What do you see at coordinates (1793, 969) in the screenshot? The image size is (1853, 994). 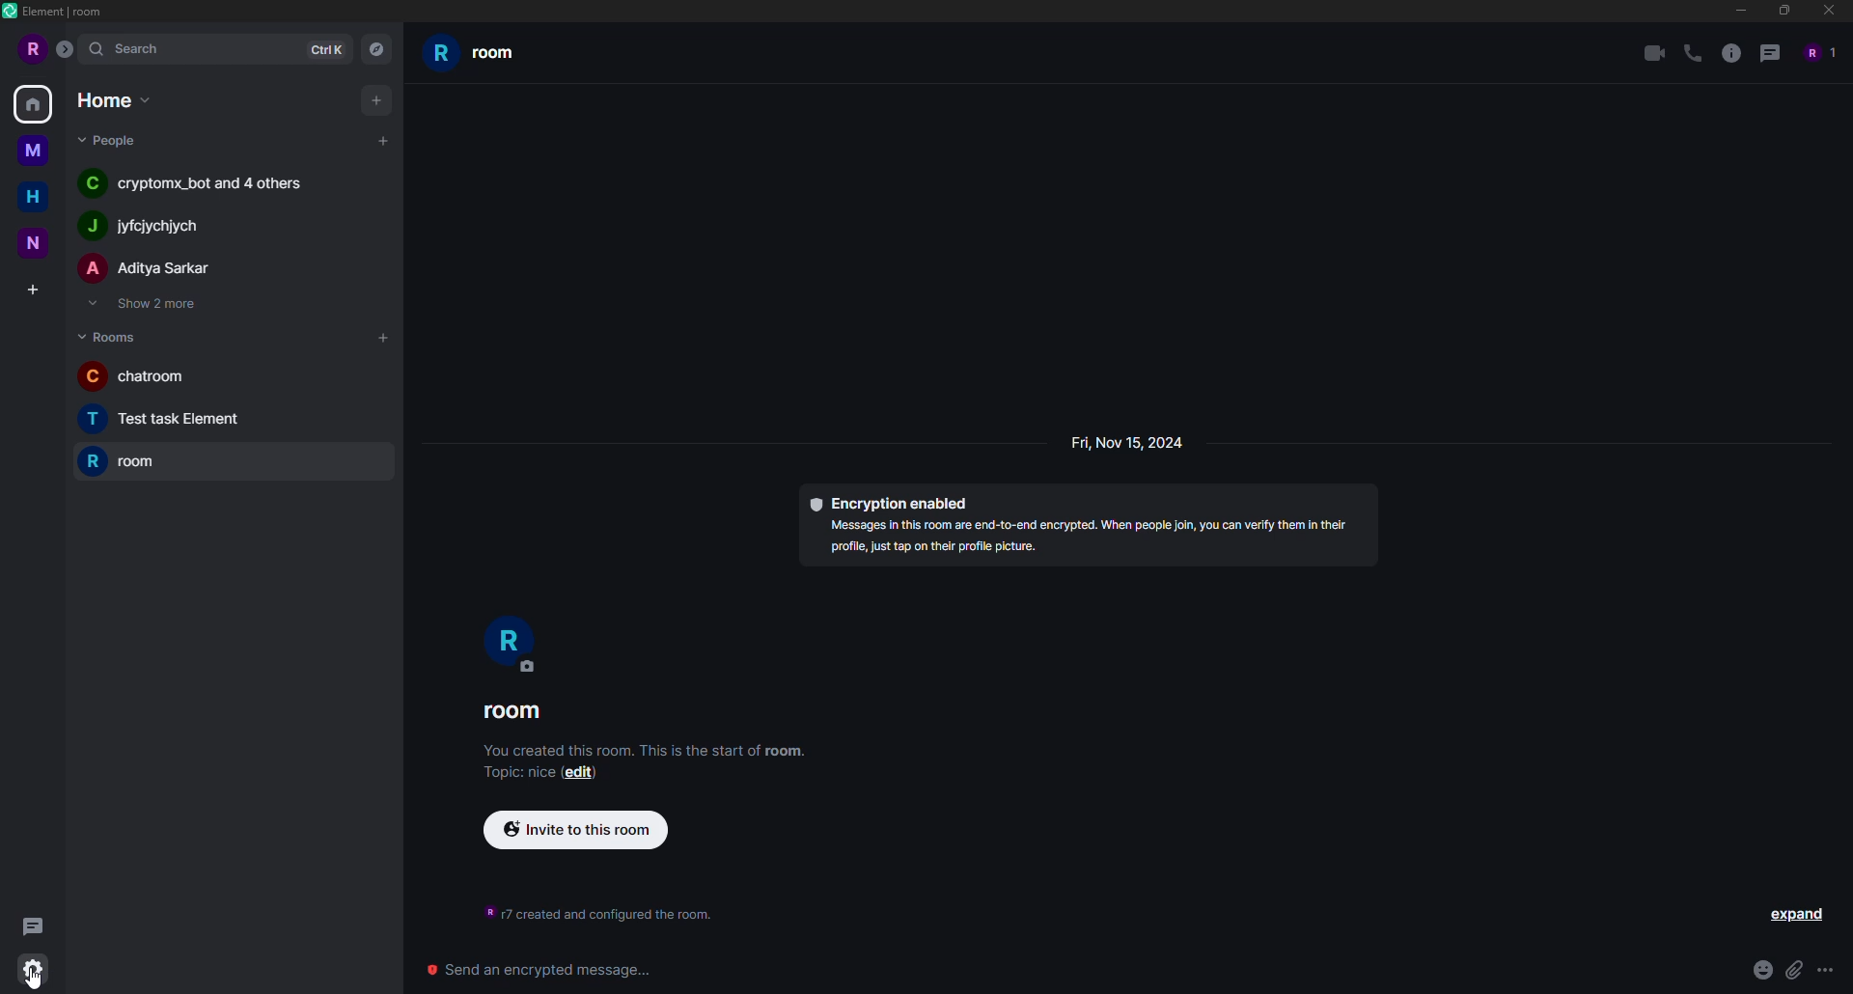 I see `attach` at bounding box center [1793, 969].